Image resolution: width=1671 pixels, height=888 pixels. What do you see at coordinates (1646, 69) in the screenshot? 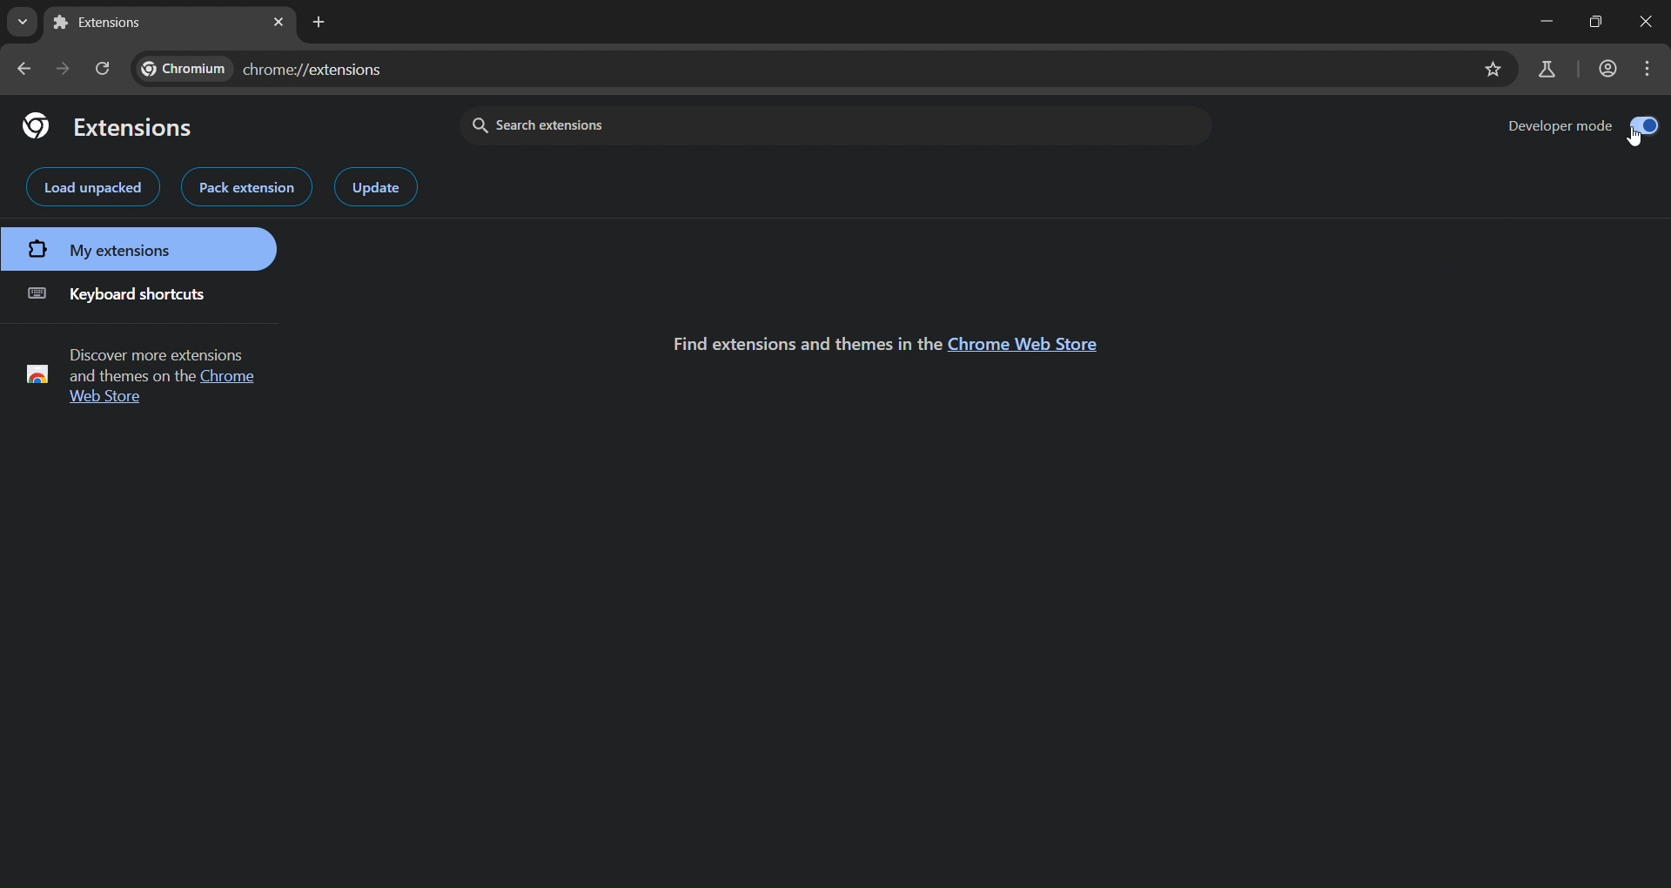
I see `menu` at bounding box center [1646, 69].